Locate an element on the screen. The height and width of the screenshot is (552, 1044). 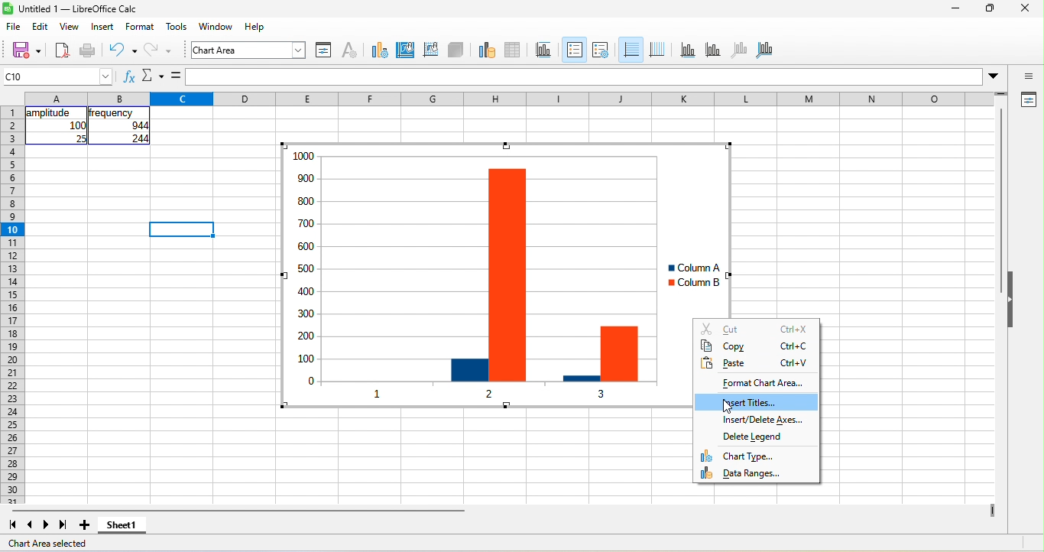
tools is located at coordinates (177, 26).